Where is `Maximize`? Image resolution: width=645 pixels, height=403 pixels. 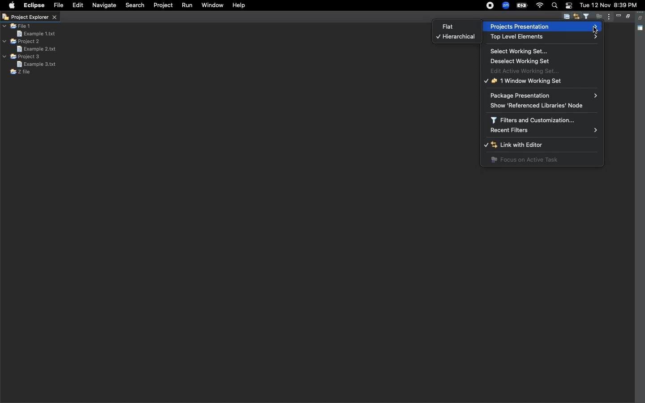
Maximize is located at coordinates (627, 17).